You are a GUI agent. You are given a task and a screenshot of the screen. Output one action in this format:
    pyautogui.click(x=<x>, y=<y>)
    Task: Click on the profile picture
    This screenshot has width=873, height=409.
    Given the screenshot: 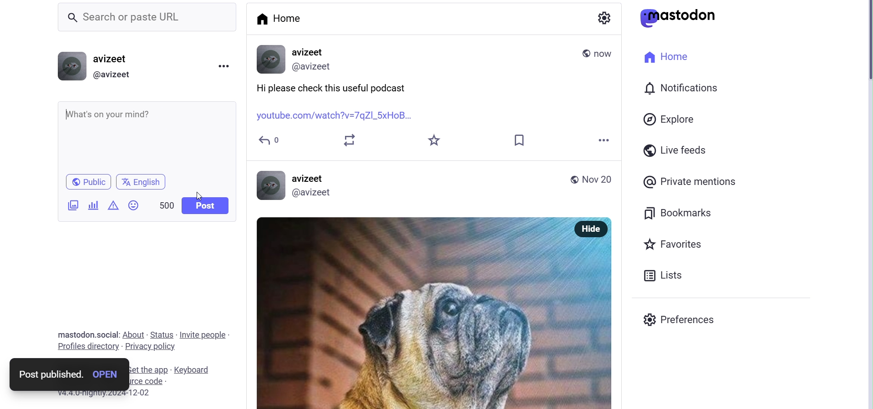 What is the action you would take?
    pyautogui.click(x=71, y=67)
    